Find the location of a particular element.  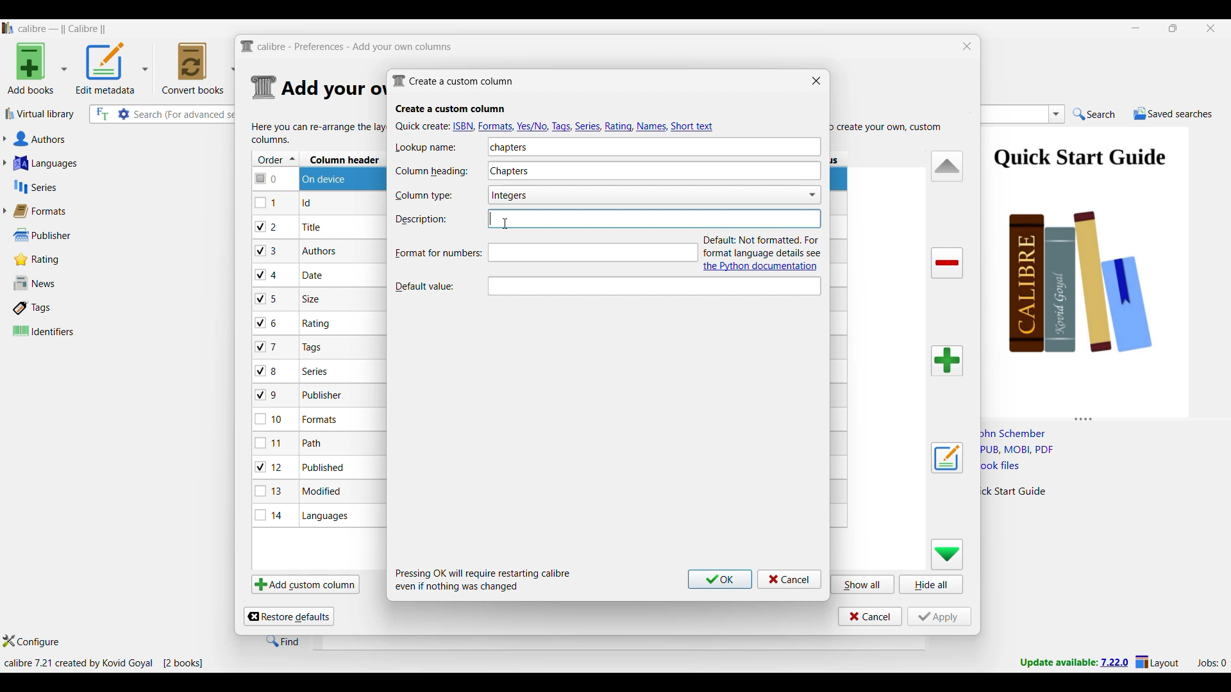

Title and logo of current window is located at coordinates (347, 47).